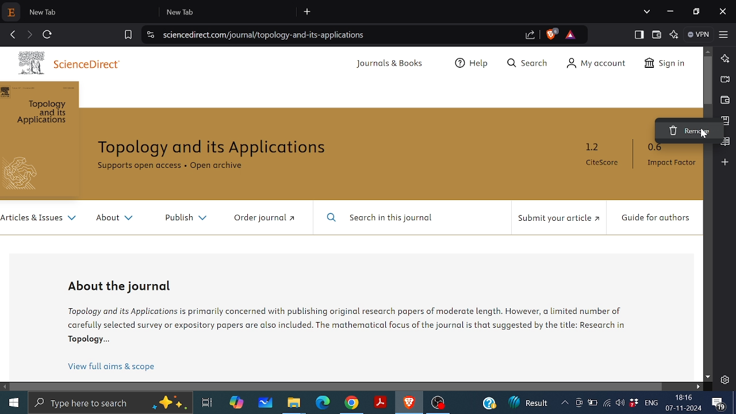 The height and width of the screenshot is (414, 736). Describe the element at coordinates (651, 403) in the screenshot. I see `` at that location.